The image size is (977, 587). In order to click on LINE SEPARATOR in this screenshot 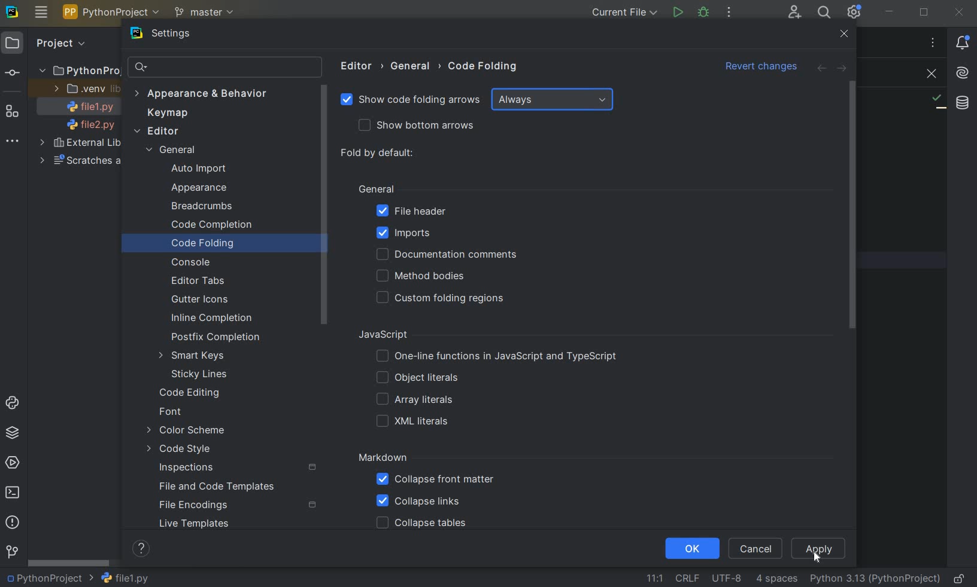, I will do `click(687, 577)`.